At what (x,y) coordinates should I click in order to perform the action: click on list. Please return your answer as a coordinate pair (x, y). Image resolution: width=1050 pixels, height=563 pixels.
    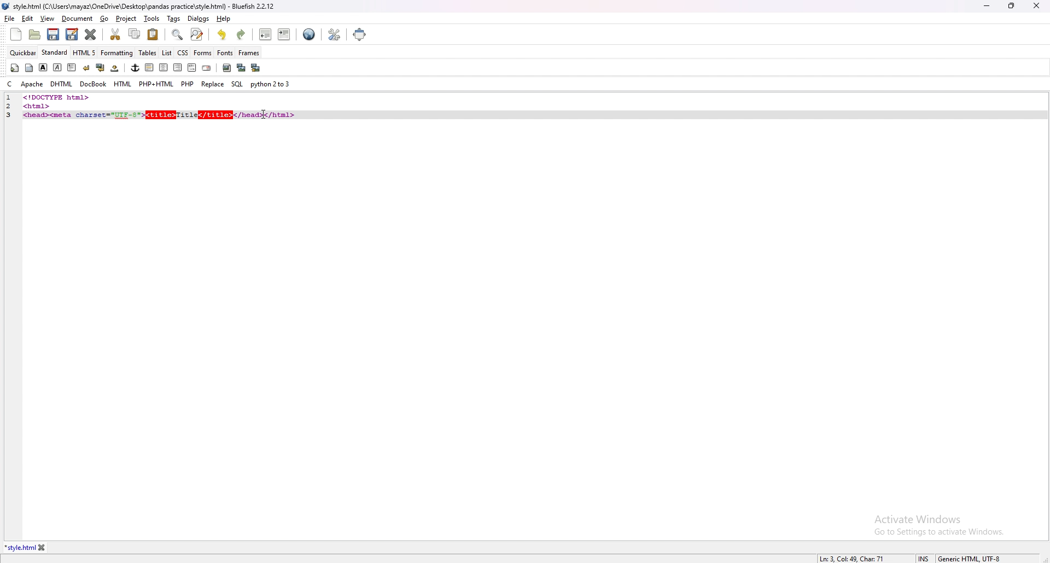
    Looking at the image, I should click on (167, 52).